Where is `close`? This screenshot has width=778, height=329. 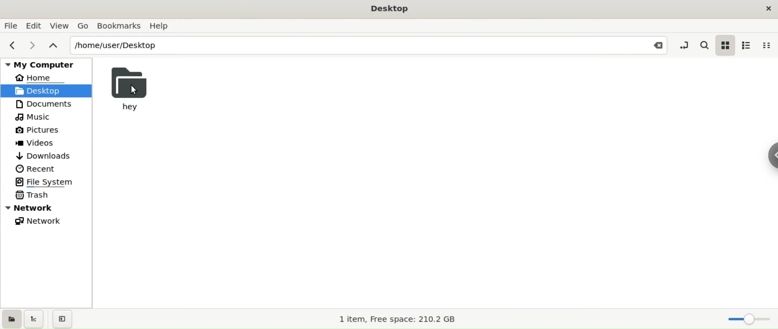 close is located at coordinates (763, 9).